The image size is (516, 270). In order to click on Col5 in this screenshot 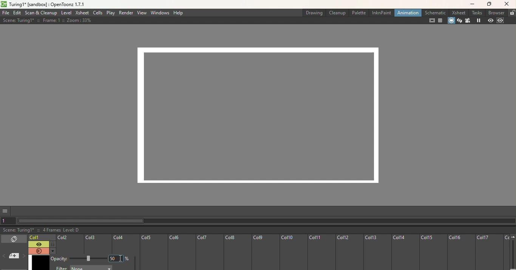, I will do `click(153, 253)`.